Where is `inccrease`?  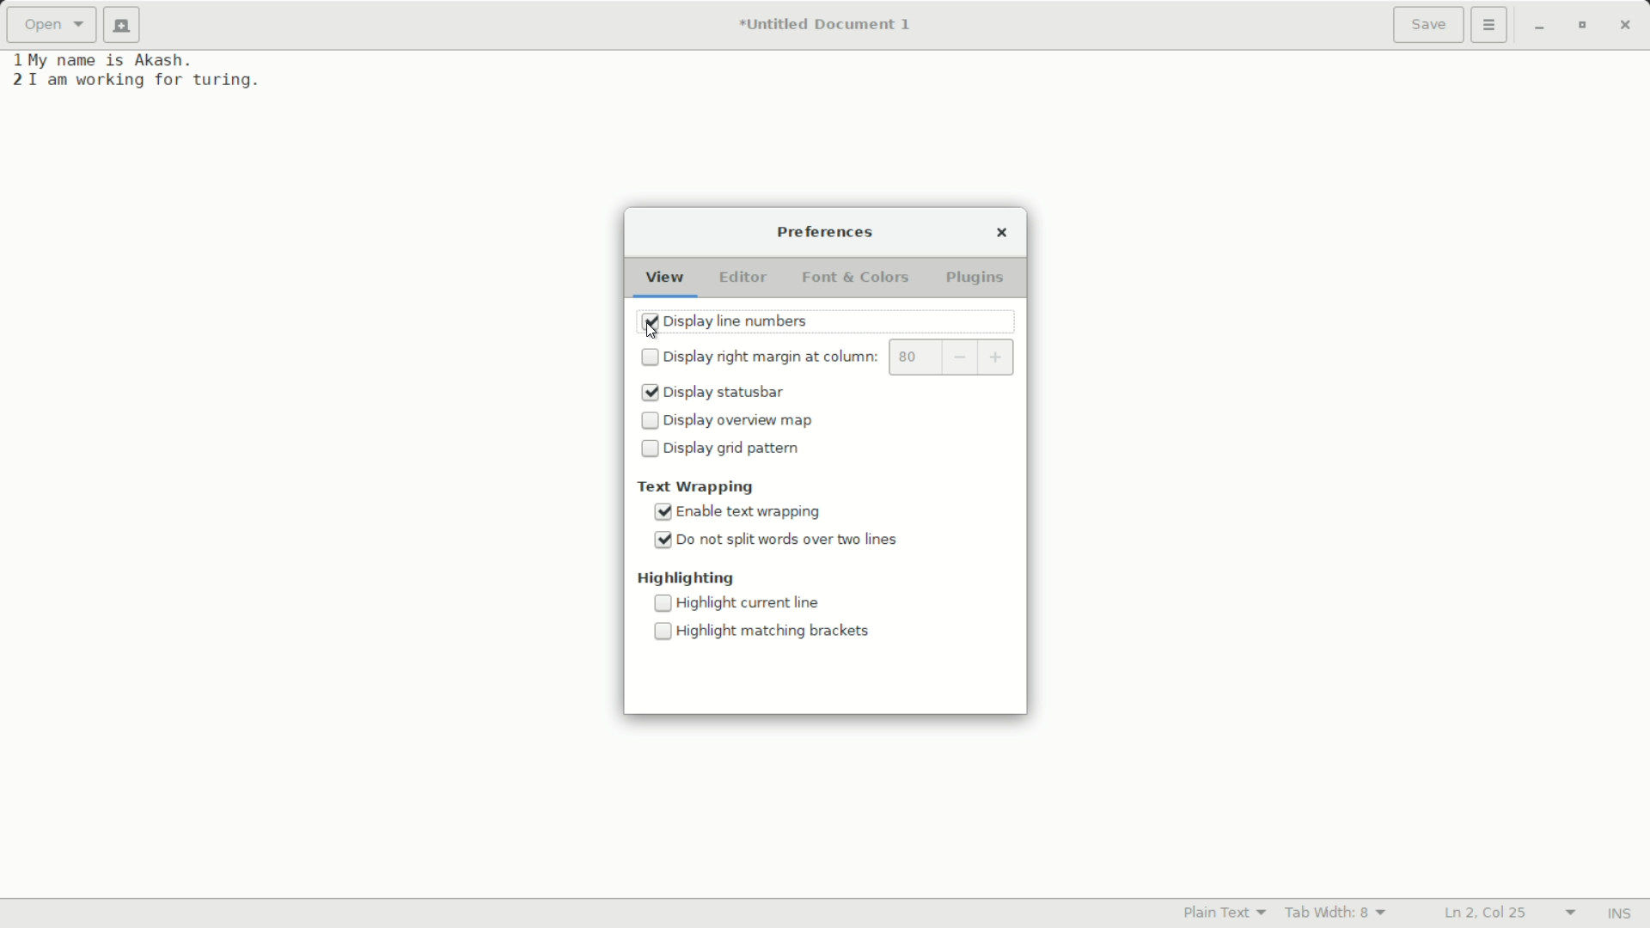 inccrease is located at coordinates (999, 355).